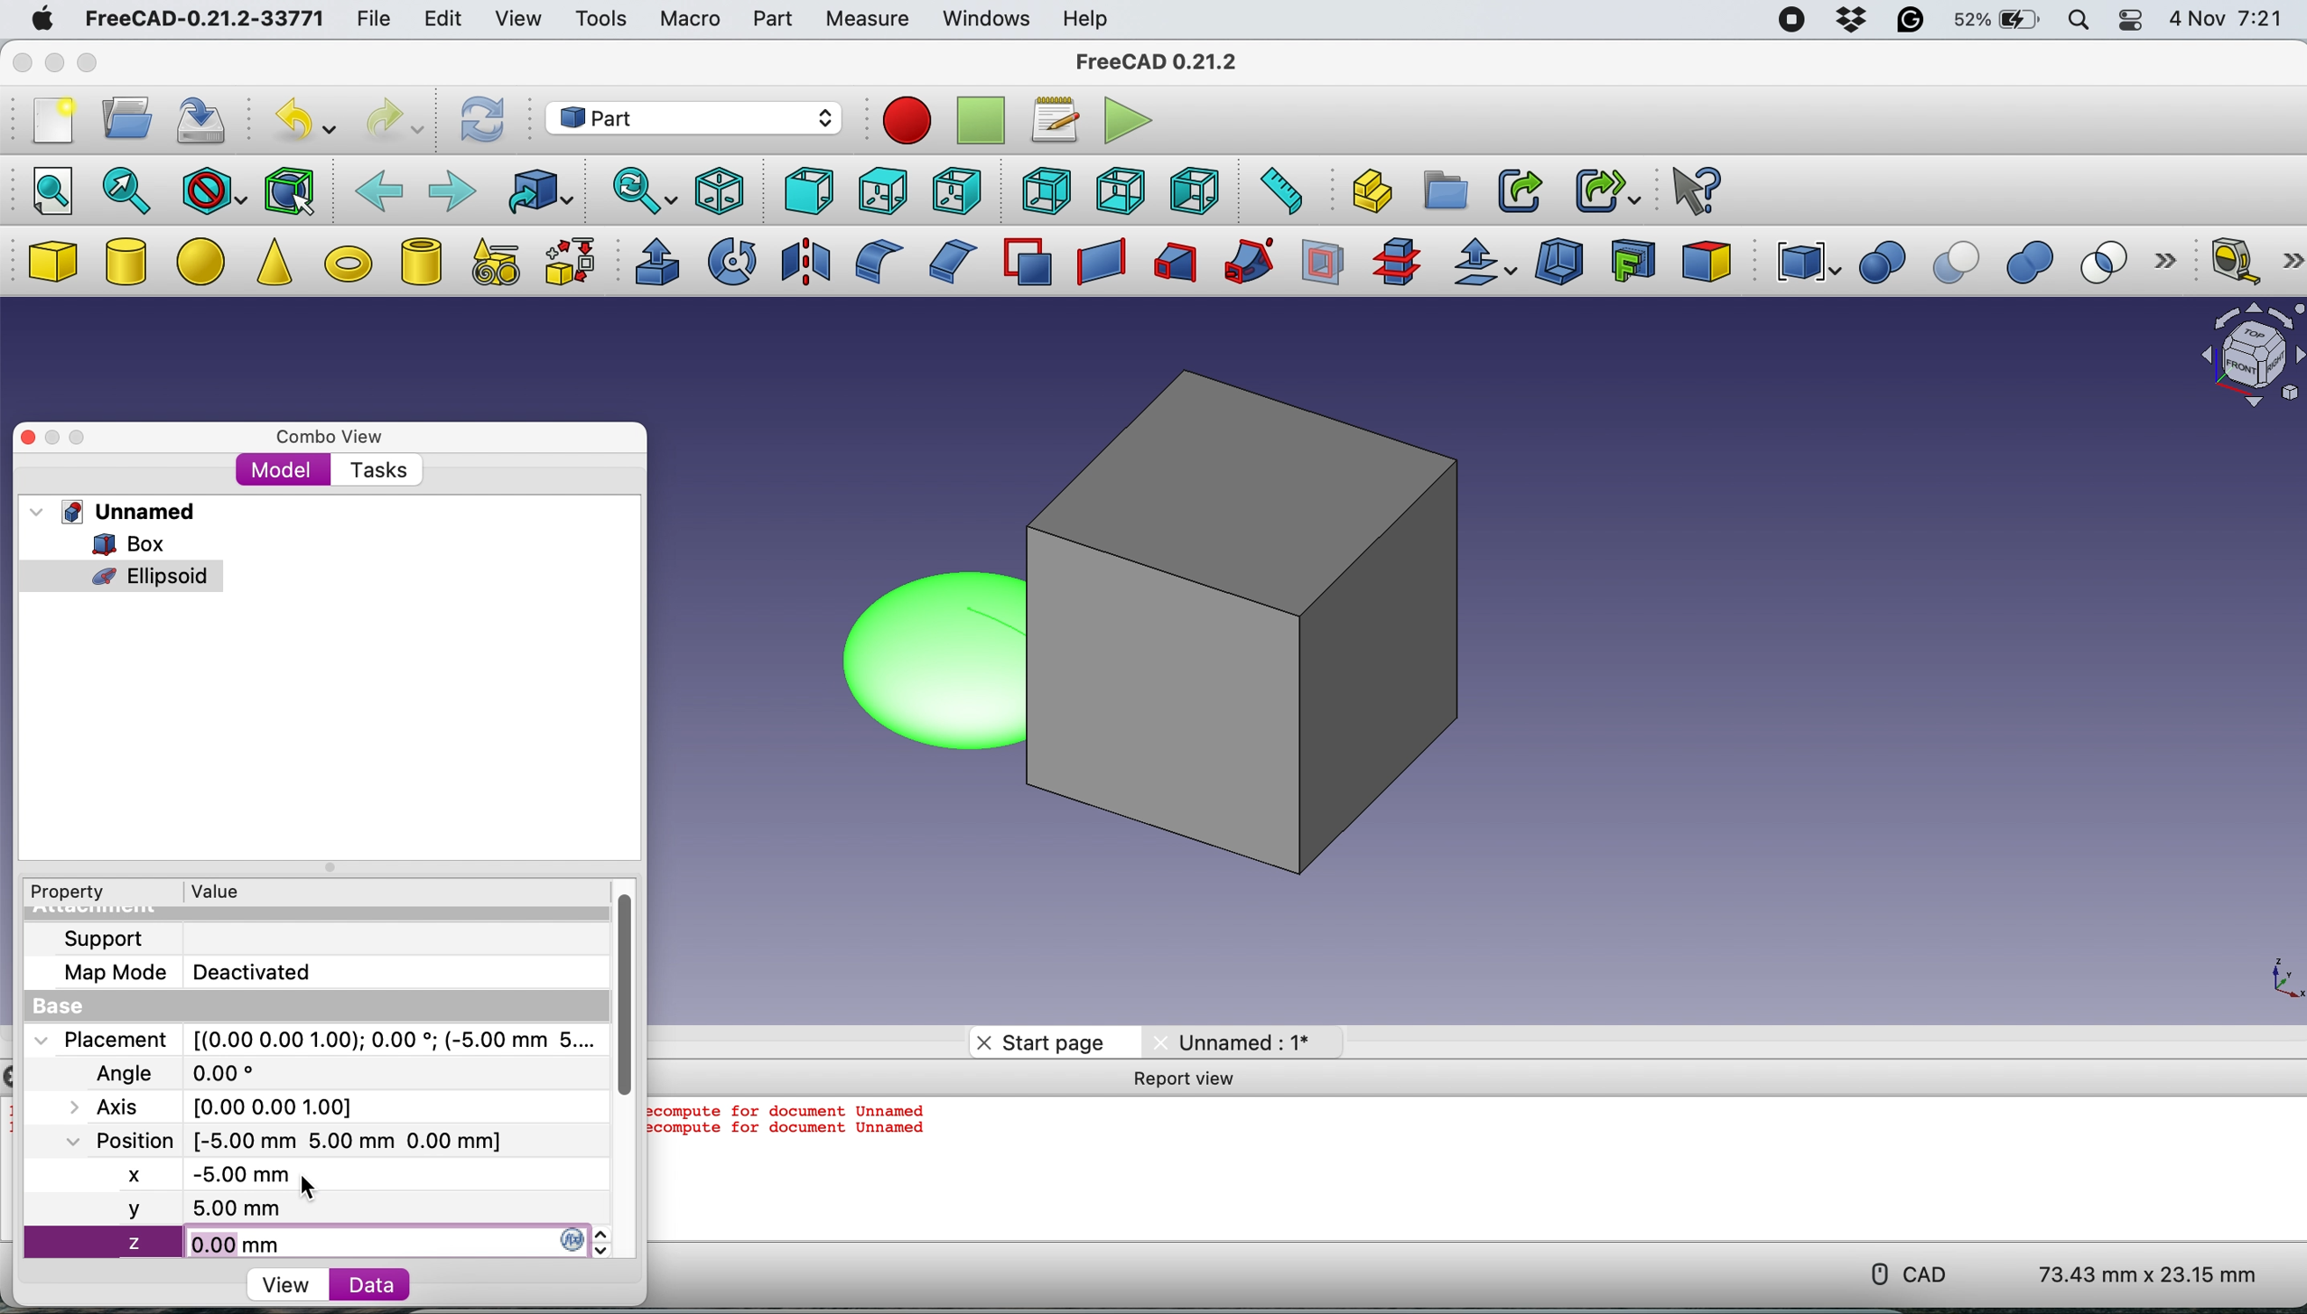  Describe the element at coordinates (1125, 123) in the screenshot. I see `execute macros` at that location.